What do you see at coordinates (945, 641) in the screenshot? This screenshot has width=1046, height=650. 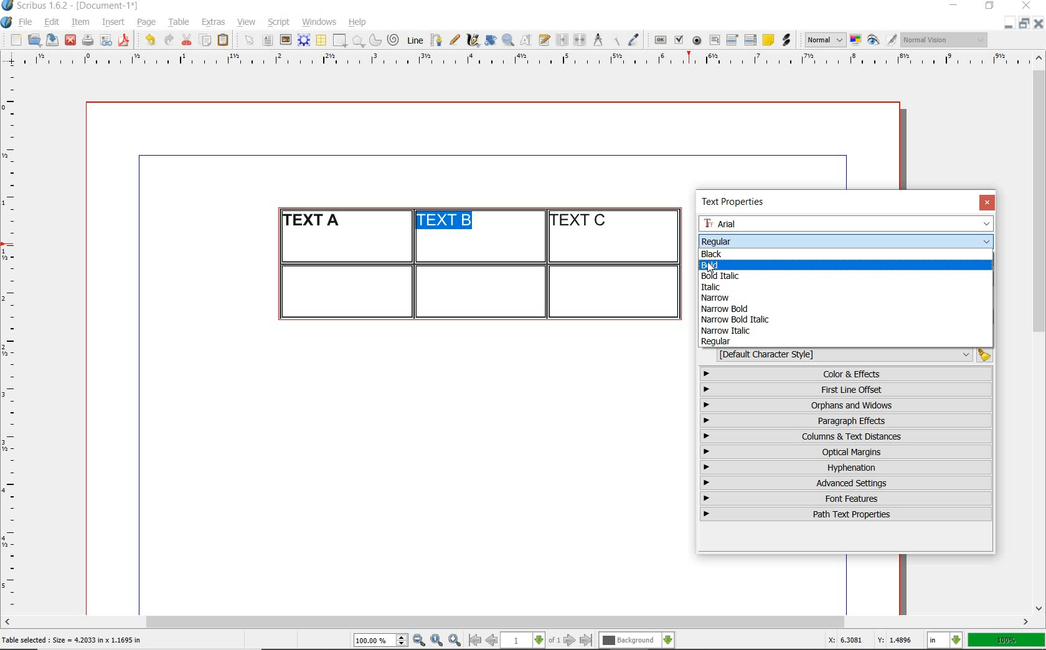 I see `select the current unit` at bounding box center [945, 641].